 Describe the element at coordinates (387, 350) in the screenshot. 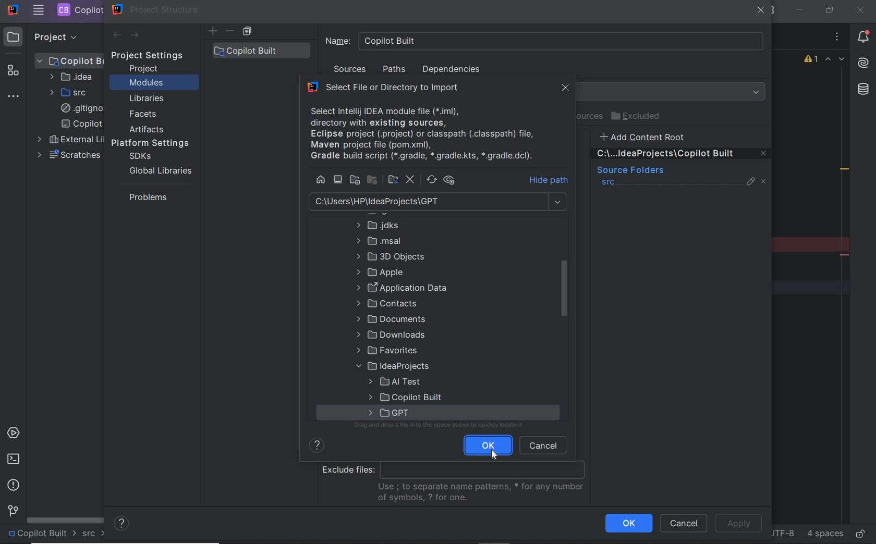

I see `folder` at that location.